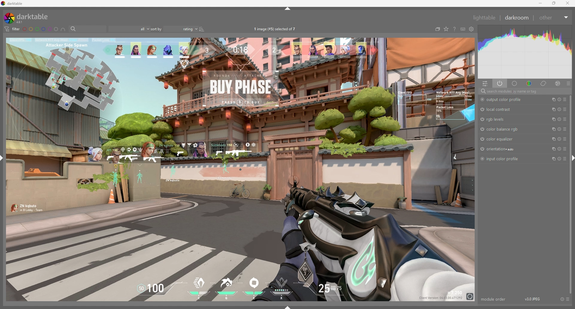  I want to click on lighttable, so click(485, 17).